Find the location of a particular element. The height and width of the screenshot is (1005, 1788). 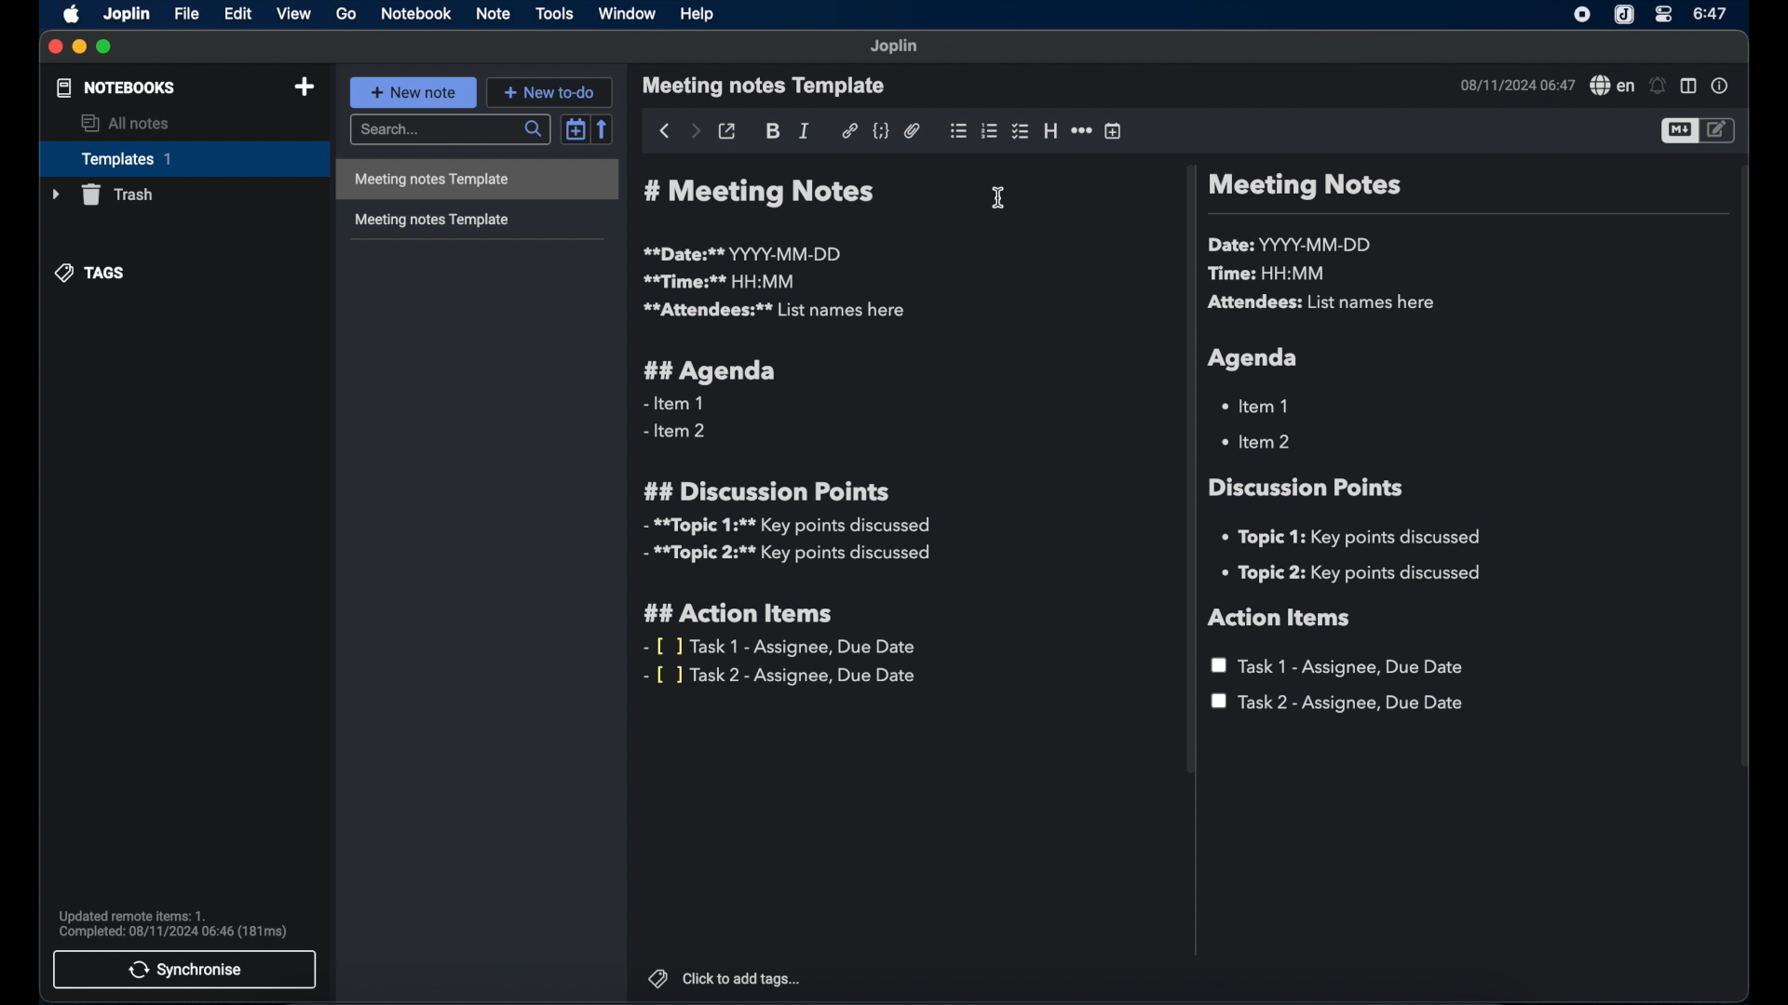

italic is located at coordinates (805, 130).